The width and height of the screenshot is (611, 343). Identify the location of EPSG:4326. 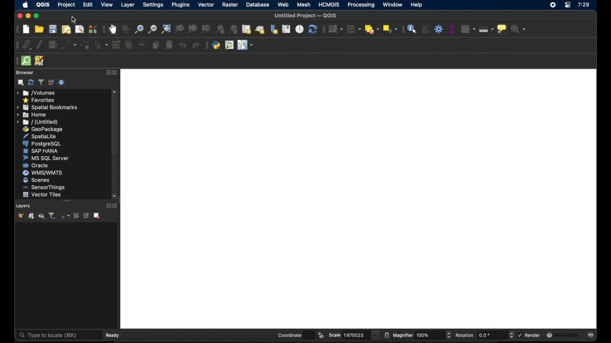
(566, 334).